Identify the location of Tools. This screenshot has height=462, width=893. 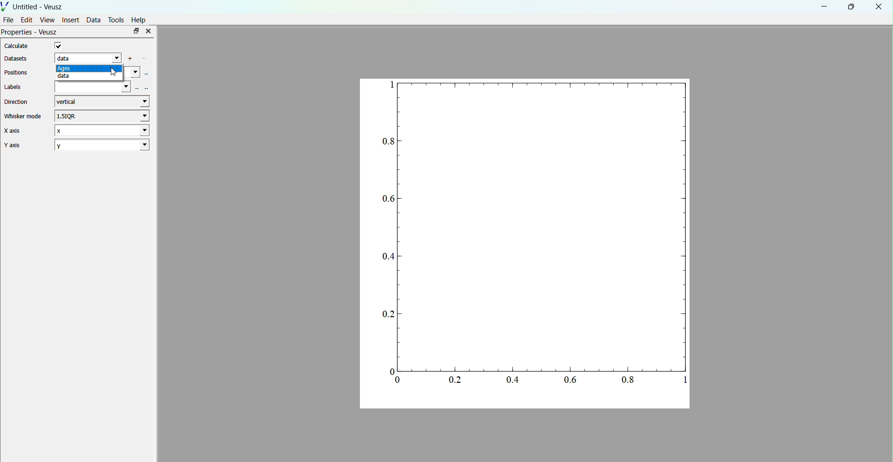
(116, 20).